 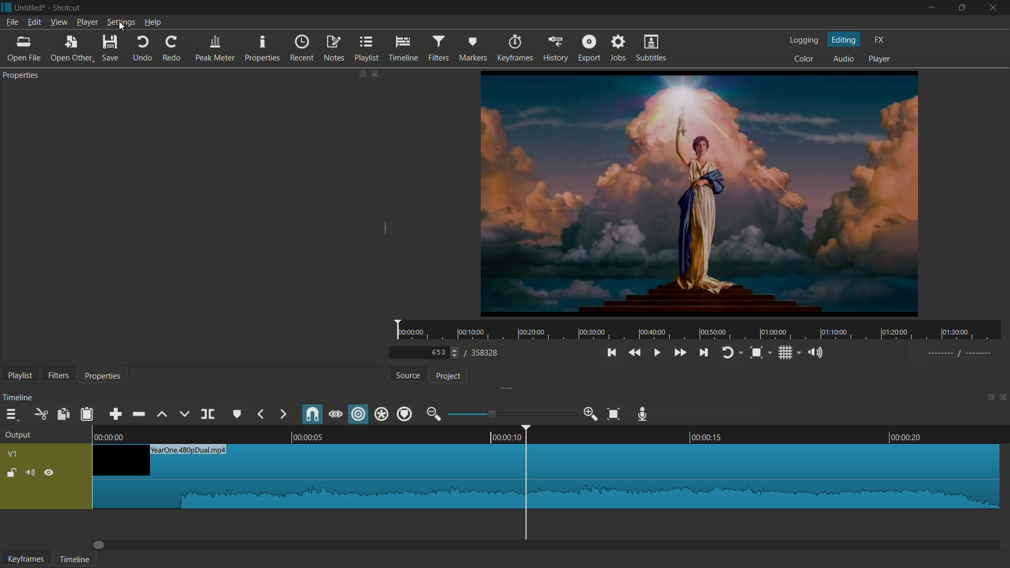 I want to click on filters, so click(x=57, y=376).